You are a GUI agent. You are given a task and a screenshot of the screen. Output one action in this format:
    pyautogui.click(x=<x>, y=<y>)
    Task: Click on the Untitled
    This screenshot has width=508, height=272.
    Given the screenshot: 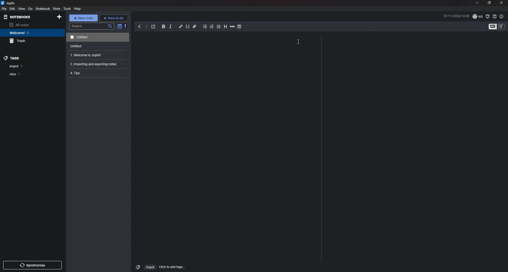 What is the action you would take?
    pyautogui.click(x=97, y=37)
    